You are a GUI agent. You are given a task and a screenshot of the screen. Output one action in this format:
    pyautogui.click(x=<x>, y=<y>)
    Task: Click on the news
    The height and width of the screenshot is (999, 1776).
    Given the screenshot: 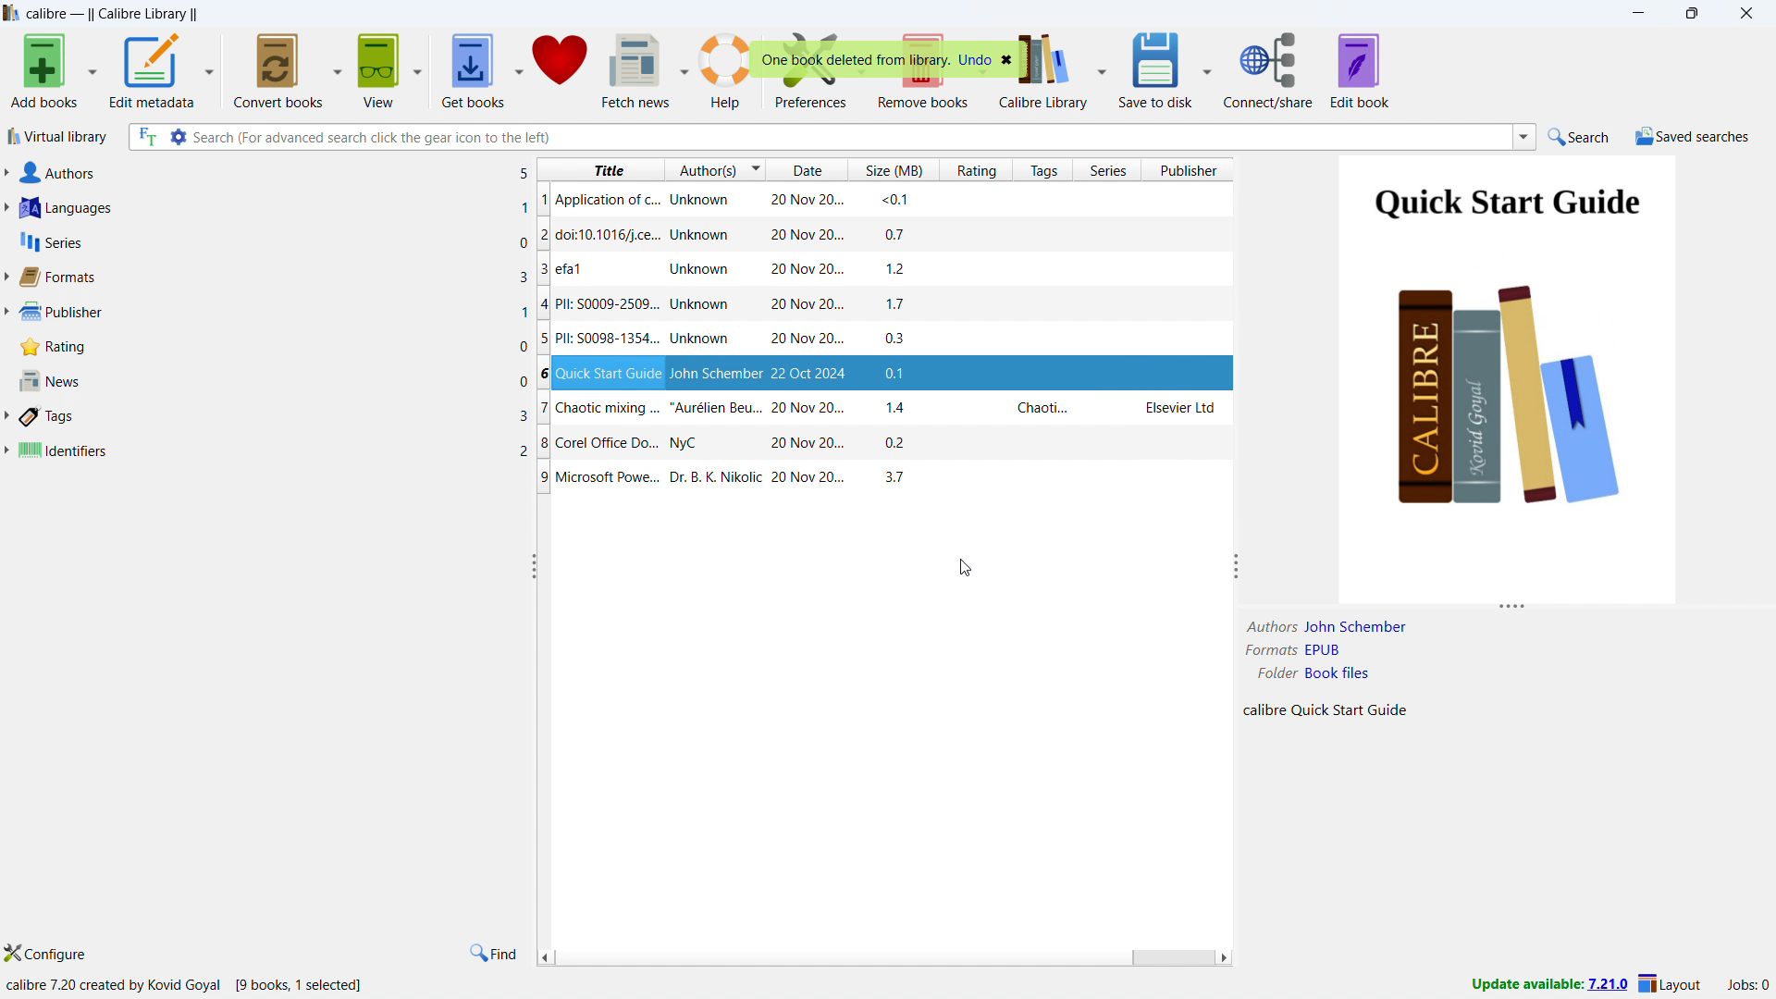 What is the action you would take?
    pyautogui.click(x=272, y=379)
    